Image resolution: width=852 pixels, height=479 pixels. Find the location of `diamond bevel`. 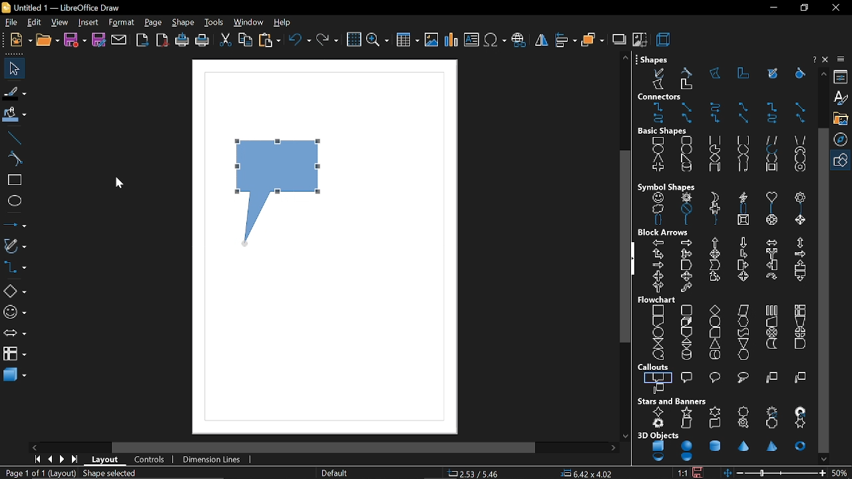

diamond bevel is located at coordinates (799, 221).